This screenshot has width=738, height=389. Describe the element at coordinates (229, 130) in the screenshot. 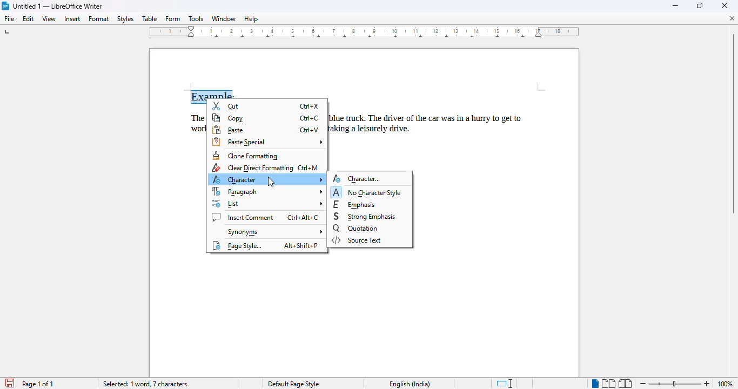

I see `paste` at that location.